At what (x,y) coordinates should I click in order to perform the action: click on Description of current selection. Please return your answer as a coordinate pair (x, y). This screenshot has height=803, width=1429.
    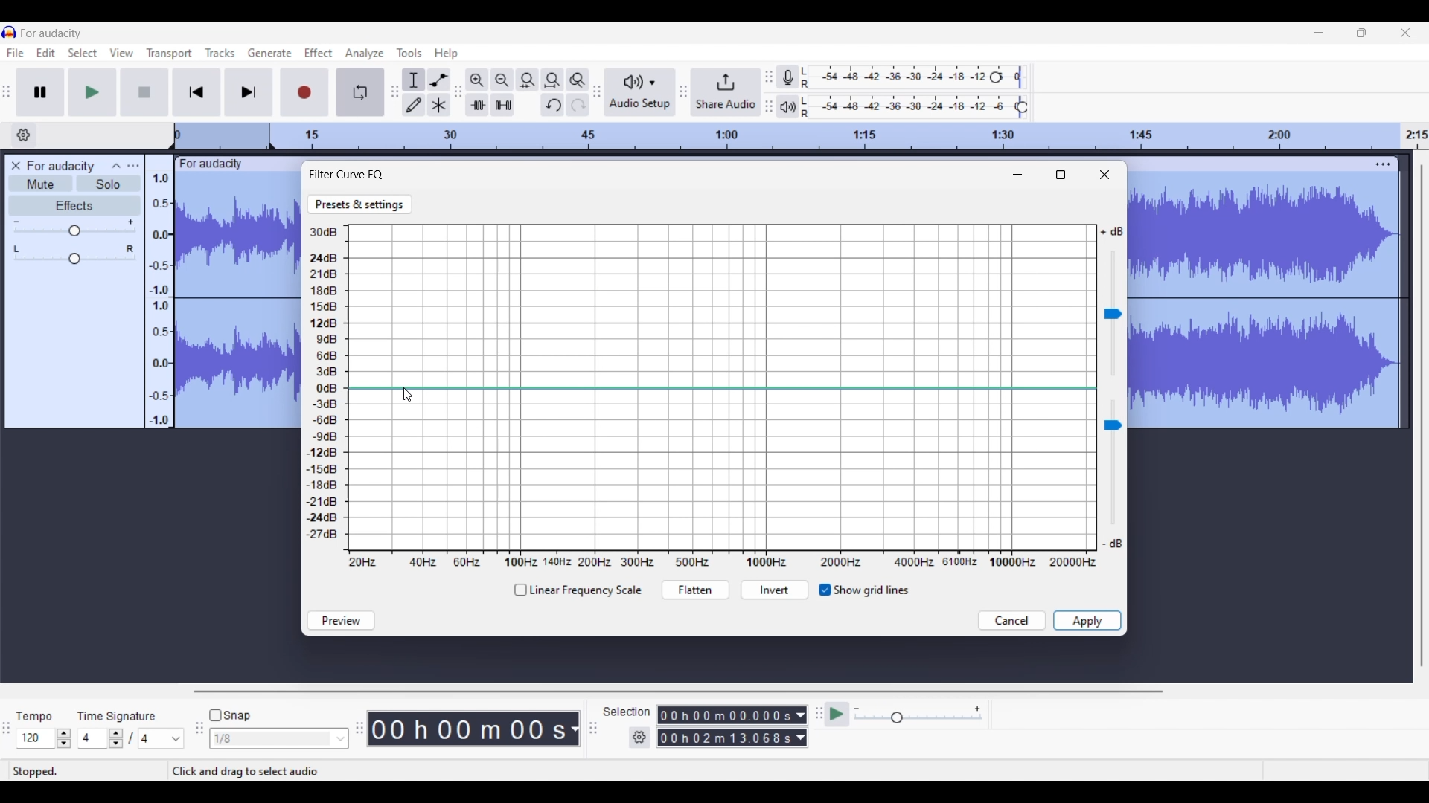
    Looking at the image, I should click on (262, 771).